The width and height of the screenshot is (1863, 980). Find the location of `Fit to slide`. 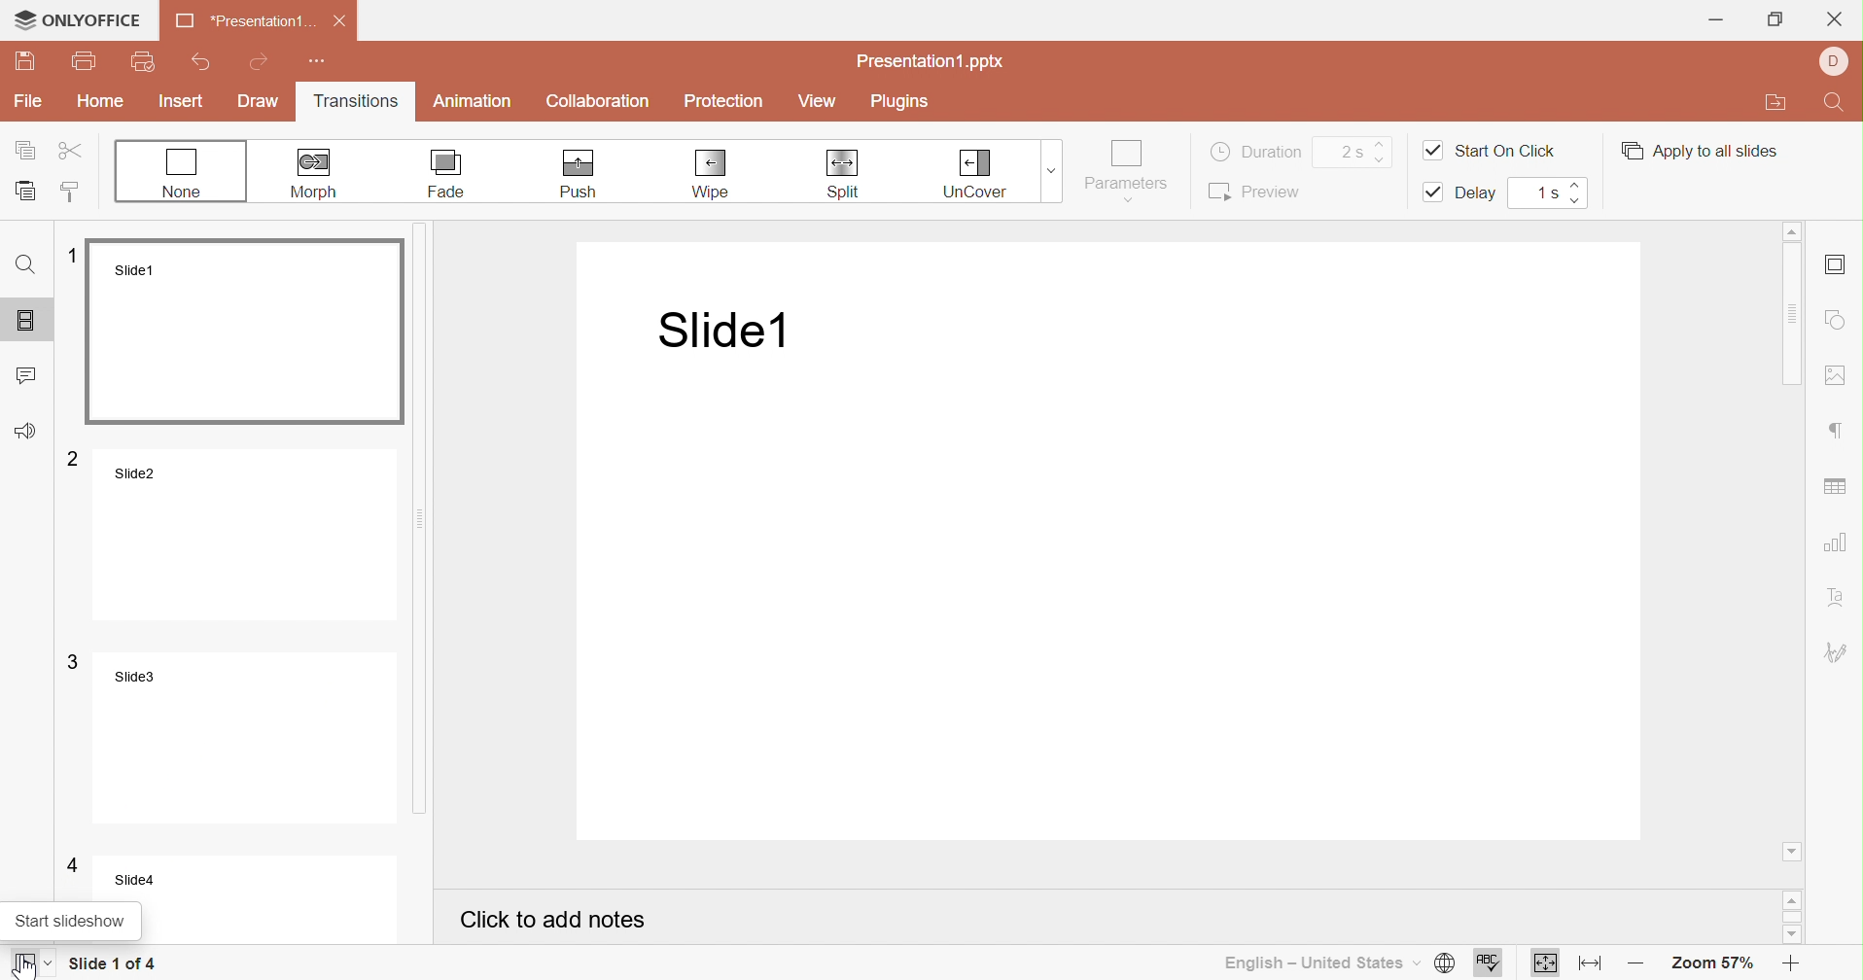

Fit to slide is located at coordinates (1546, 965).